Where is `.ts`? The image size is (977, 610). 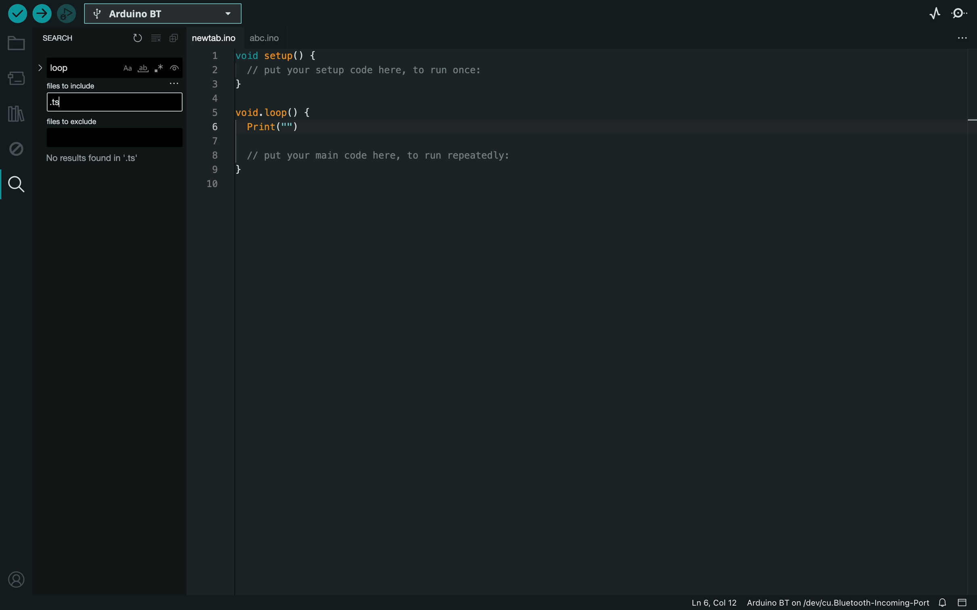
.ts is located at coordinates (115, 102).